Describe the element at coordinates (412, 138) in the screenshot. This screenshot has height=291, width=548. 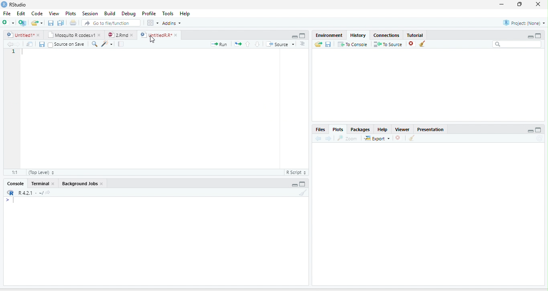
I see `Clear all plots` at that location.